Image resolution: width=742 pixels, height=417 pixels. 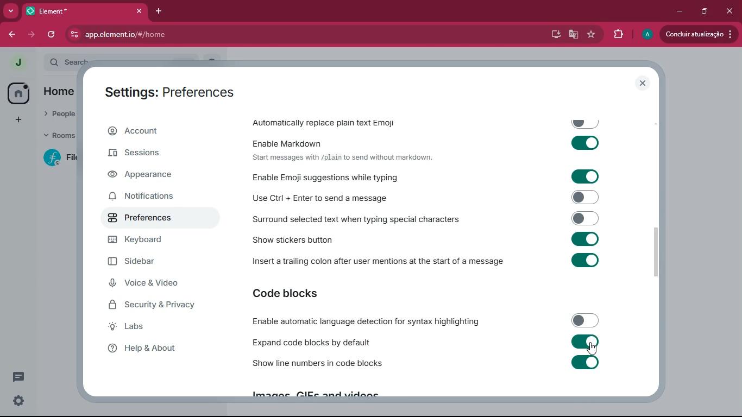 What do you see at coordinates (17, 63) in the screenshot?
I see `profile picture` at bounding box center [17, 63].